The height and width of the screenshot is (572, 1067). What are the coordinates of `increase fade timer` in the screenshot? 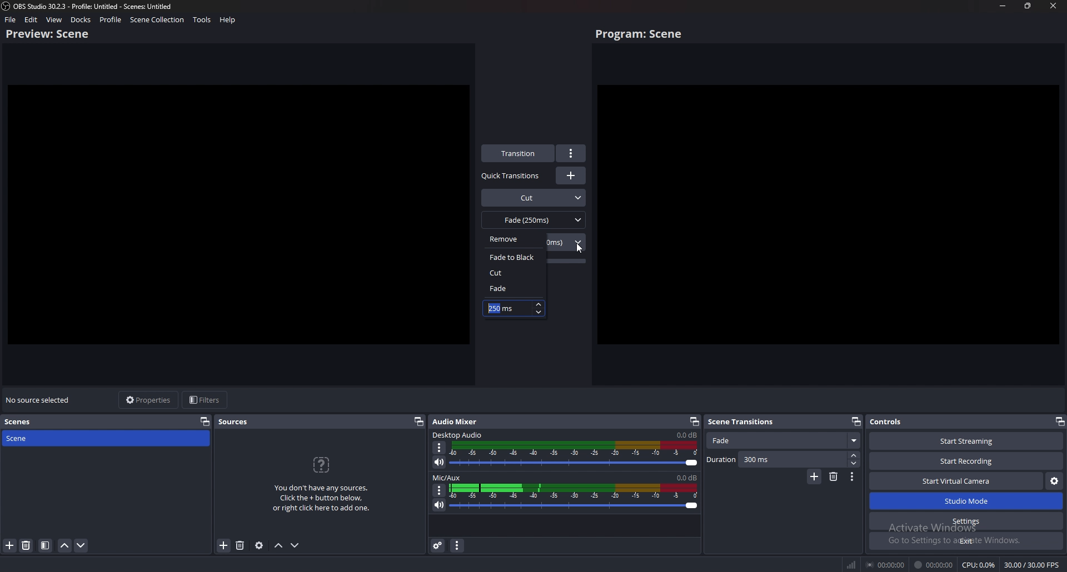 It's located at (539, 305).